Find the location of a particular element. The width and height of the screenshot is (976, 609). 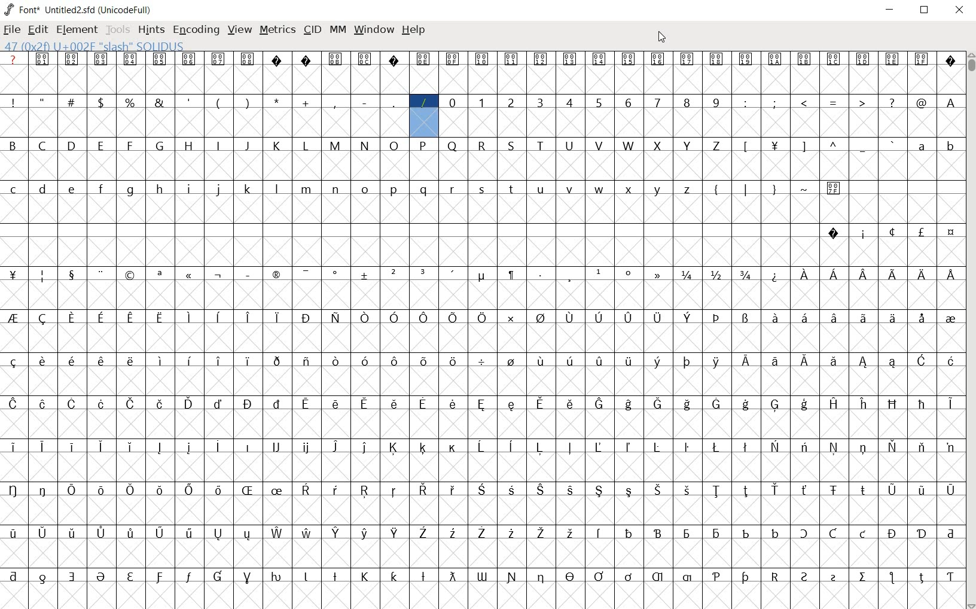

glyph is located at coordinates (394, 318).